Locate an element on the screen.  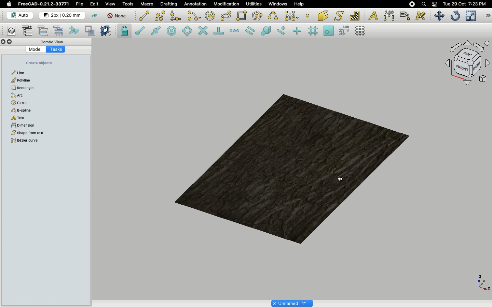
View is located at coordinates (109, 4).